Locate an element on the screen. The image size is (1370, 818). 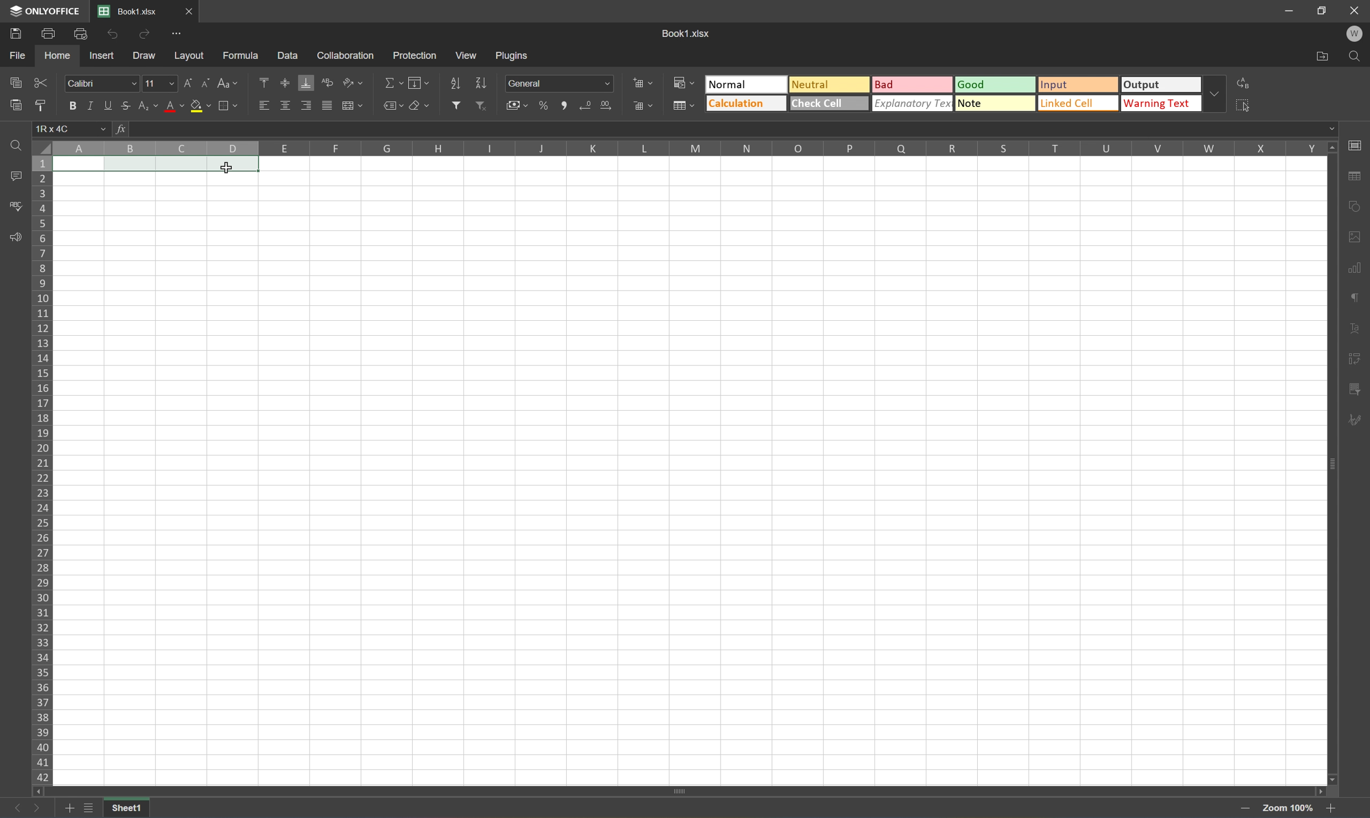
find is located at coordinates (15, 147).